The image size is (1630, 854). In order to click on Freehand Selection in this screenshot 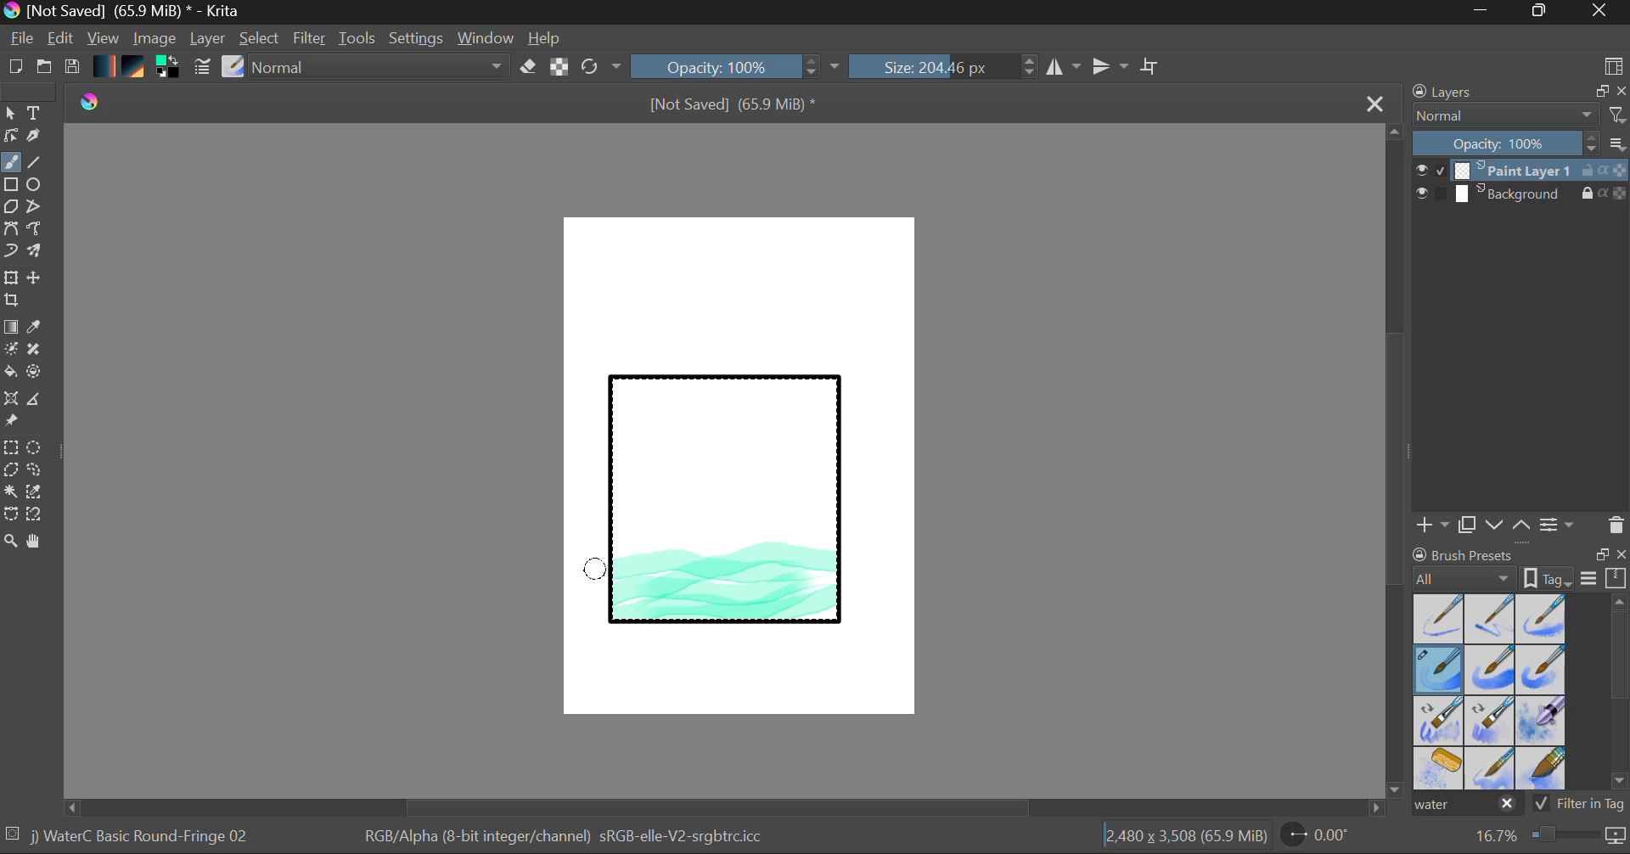, I will do `click(35, 472)`.